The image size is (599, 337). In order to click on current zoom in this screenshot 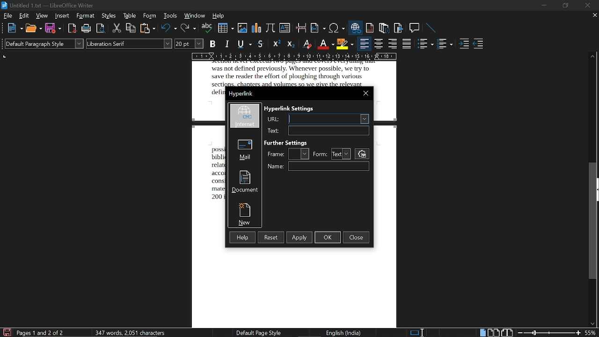, I will do `click(592, 333)`.